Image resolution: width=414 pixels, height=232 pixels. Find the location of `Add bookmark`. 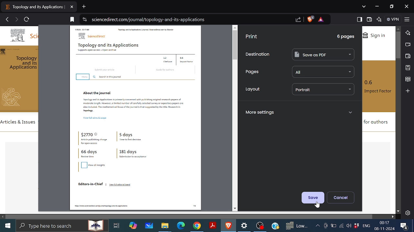

Add bookmark is located at coordinates (408, 68).